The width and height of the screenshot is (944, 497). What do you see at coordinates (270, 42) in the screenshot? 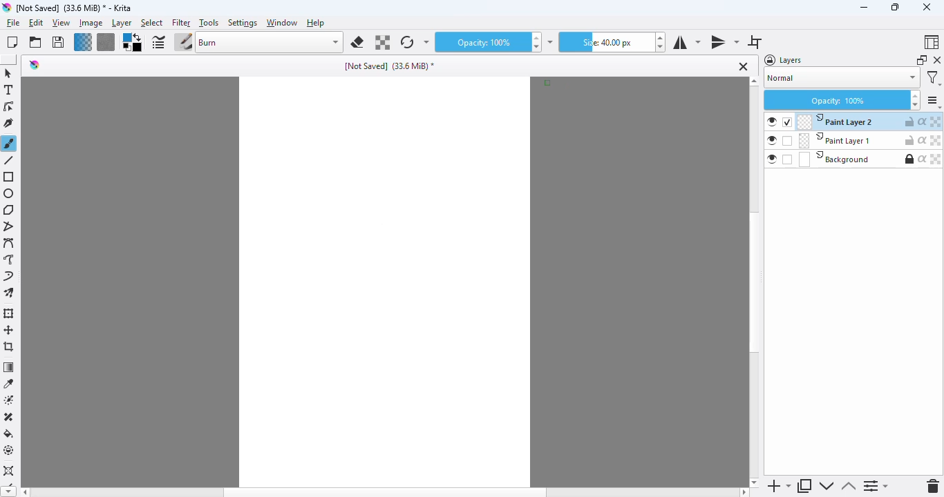
I see `blending mode` at bounding box center [270, 42].